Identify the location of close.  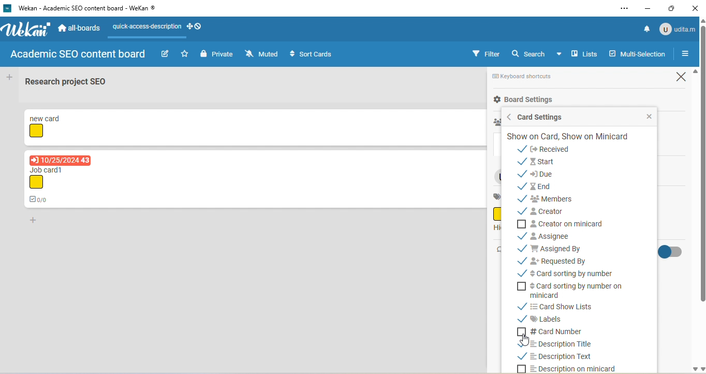
(678, 78).